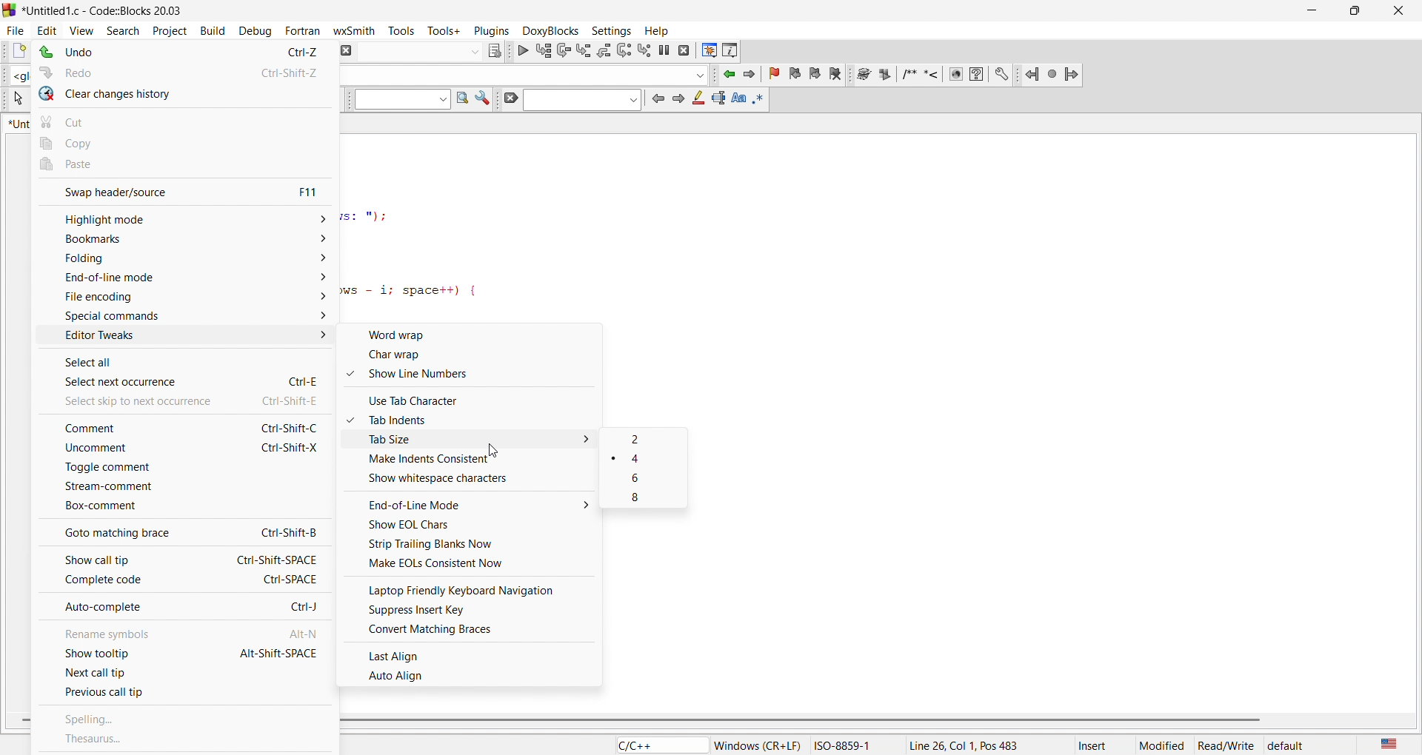  Describe the element at coordinates (169, 29) in the screenshot. I see `project` at that location.